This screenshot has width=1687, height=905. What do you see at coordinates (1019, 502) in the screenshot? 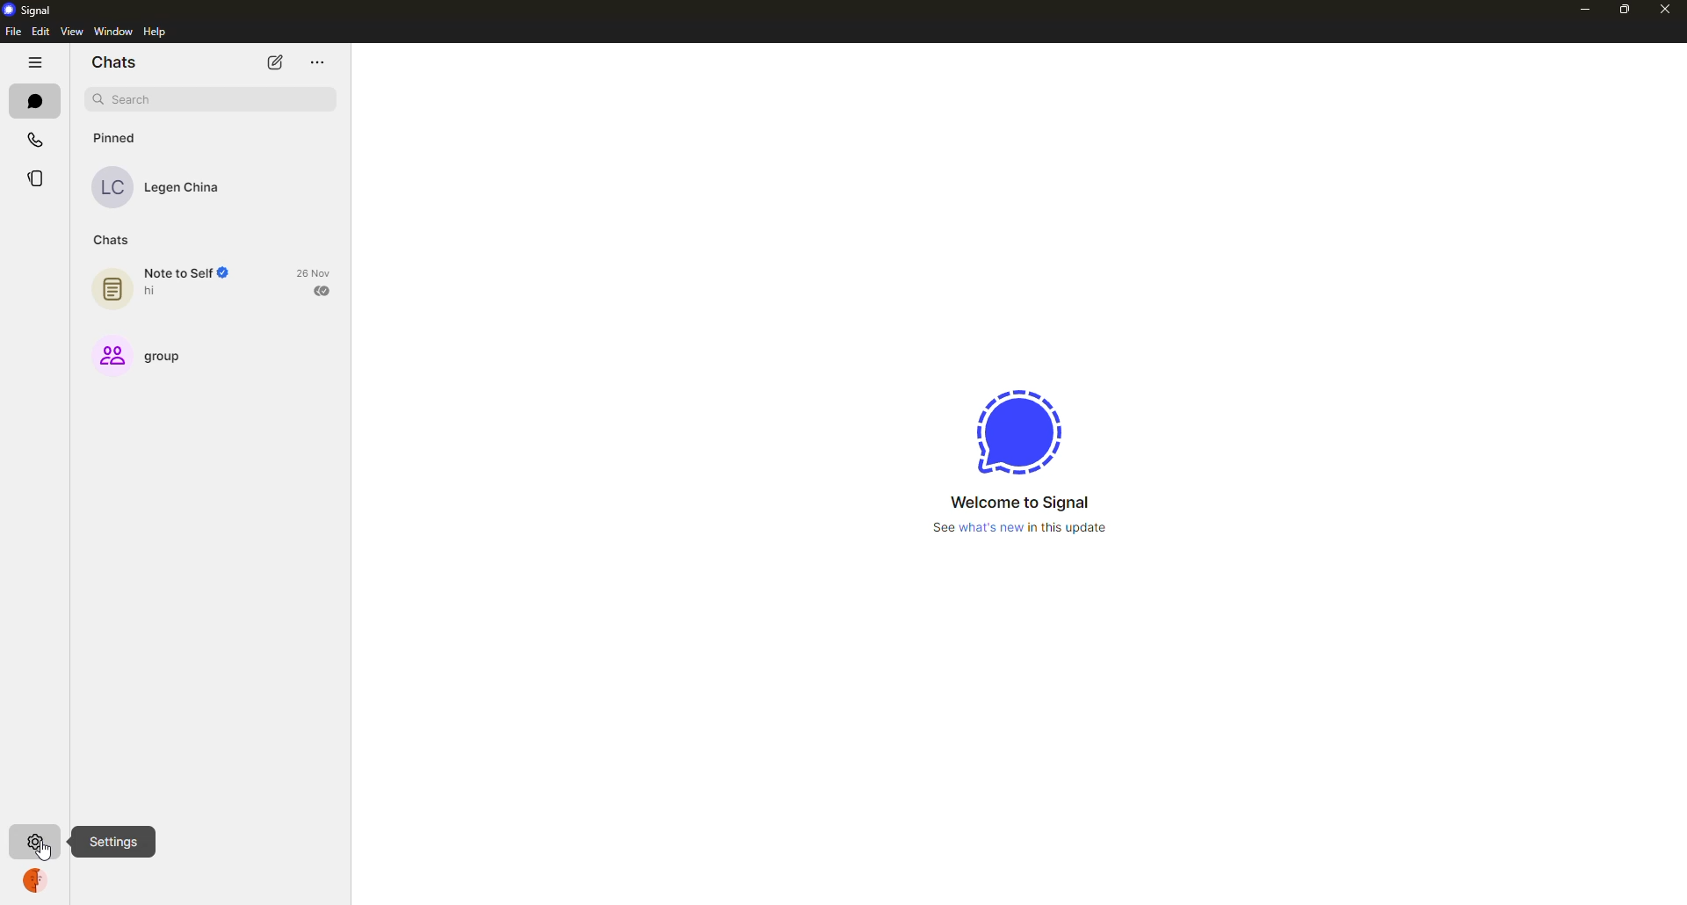
I see `Welcome to Signal` at bounding box center [1019, 502].